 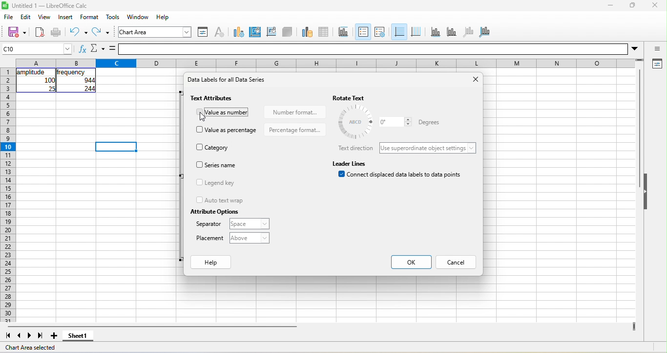 I want to click on placement, so click(x=210, y=239).